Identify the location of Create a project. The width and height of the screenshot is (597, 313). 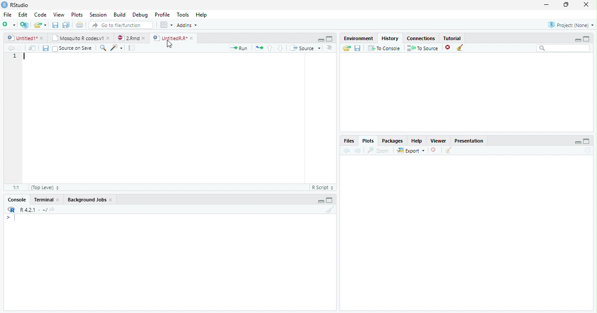
(24, 25).